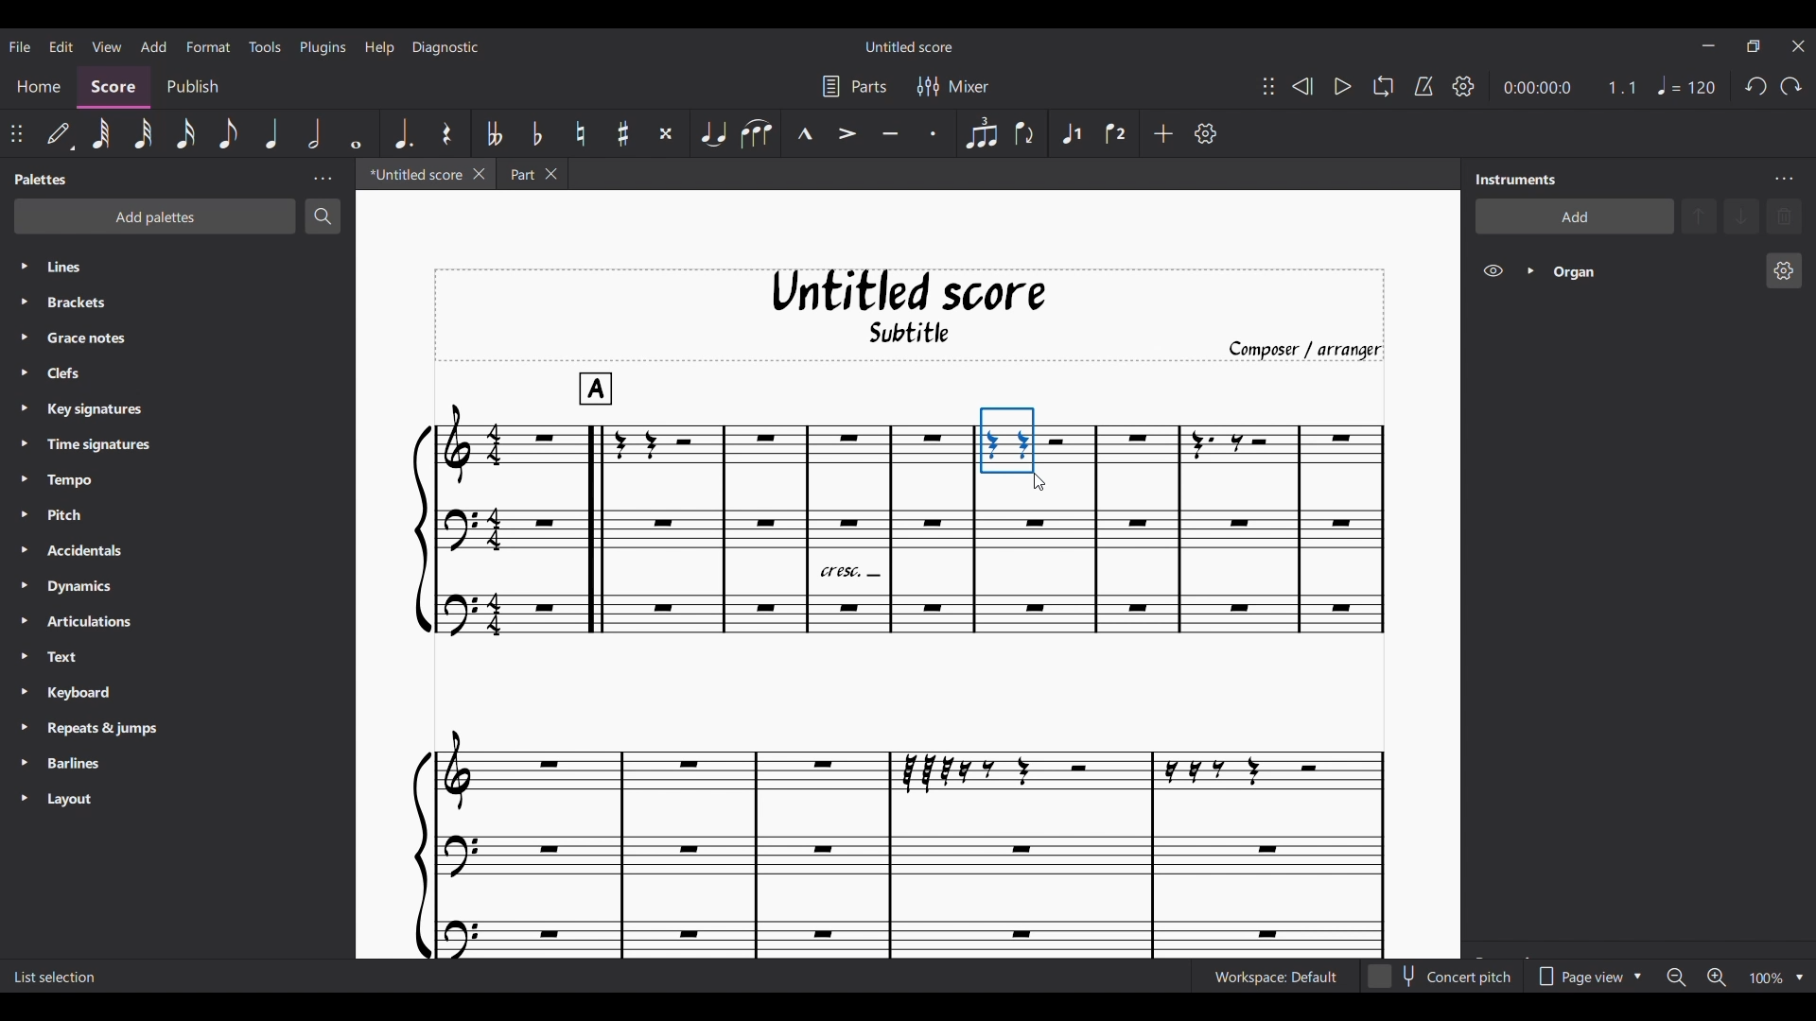 The width and height of the screenshot is (1816, 1021). What do you see at coordinates (1756, 86) in the screenshot?
I see `Undo` at bounding box center [1756, 86].